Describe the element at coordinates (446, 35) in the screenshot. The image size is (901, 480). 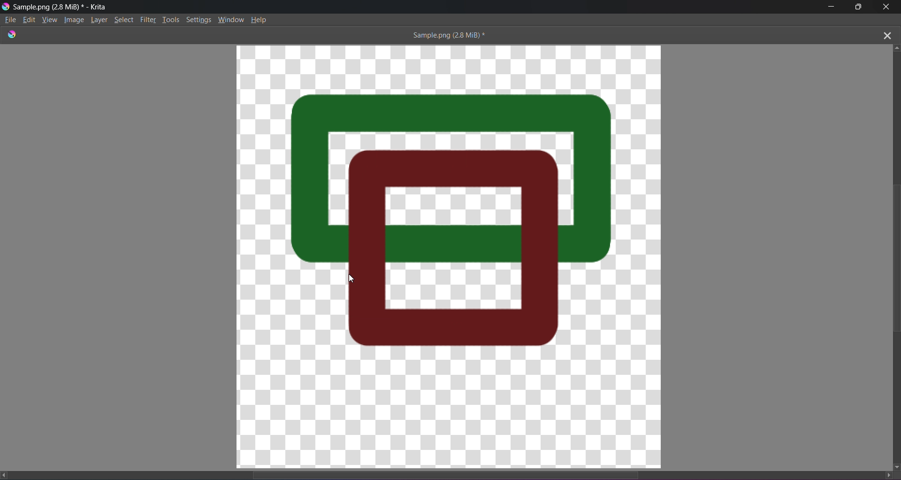
I see `Sample.png (2.8MiN)*` at that location.